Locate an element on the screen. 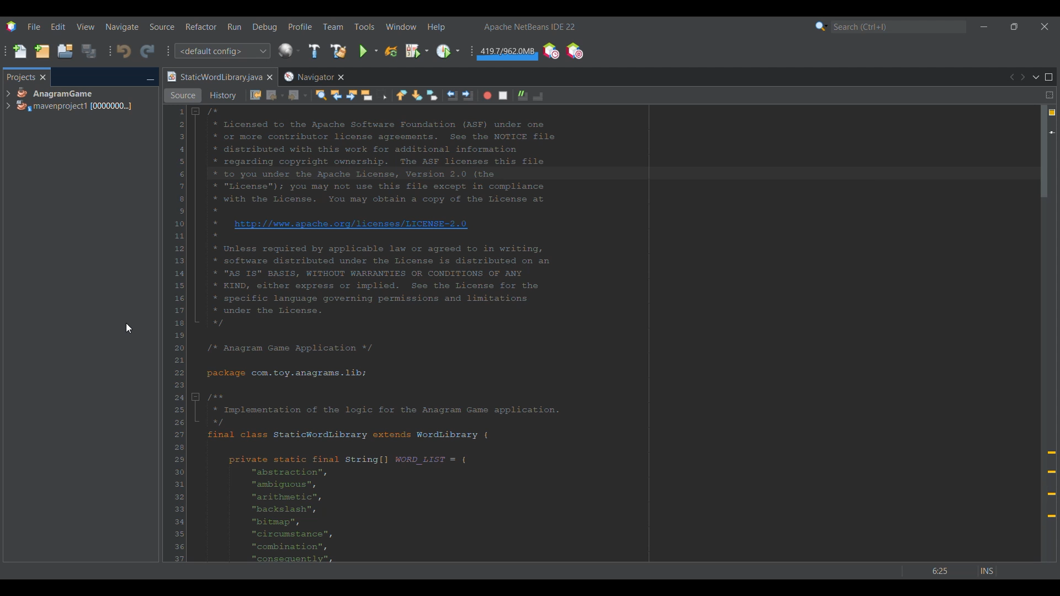 This screenshot has height=596, width=1060. Cursor right clicking is located at coordinates (128, 328).